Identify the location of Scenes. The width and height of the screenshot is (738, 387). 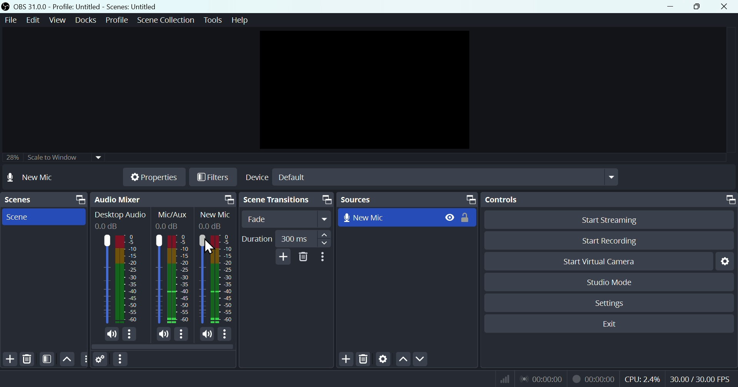
(43, 200).